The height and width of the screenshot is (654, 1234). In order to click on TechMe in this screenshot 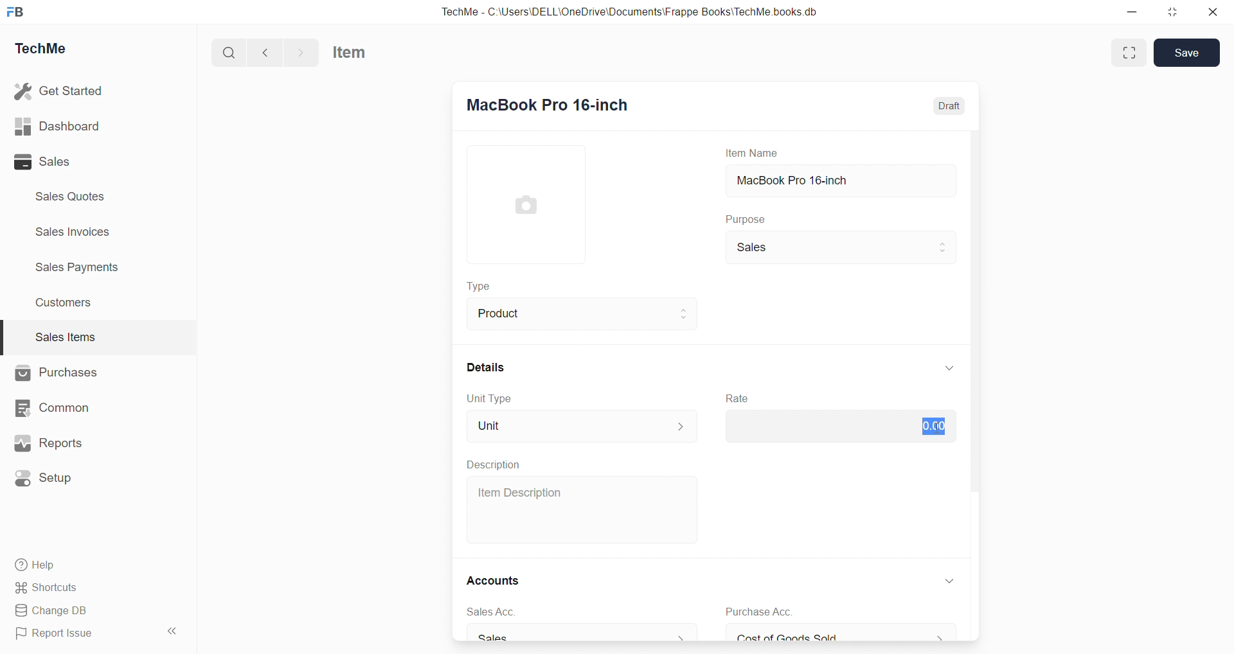, I will do `click(45, 47)`.